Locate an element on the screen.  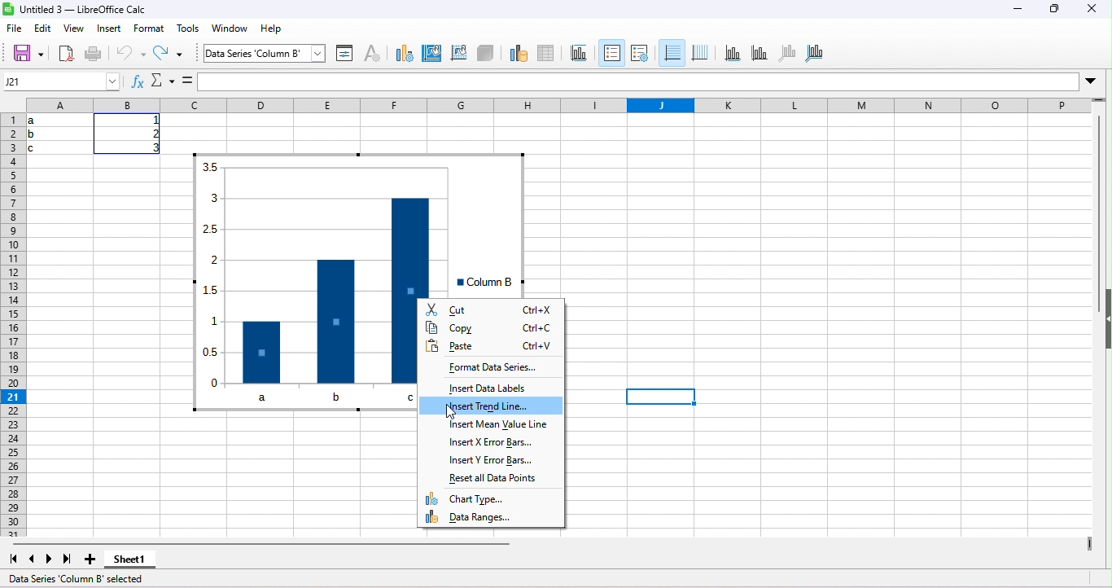
wall is located at coordinates (458, 55).